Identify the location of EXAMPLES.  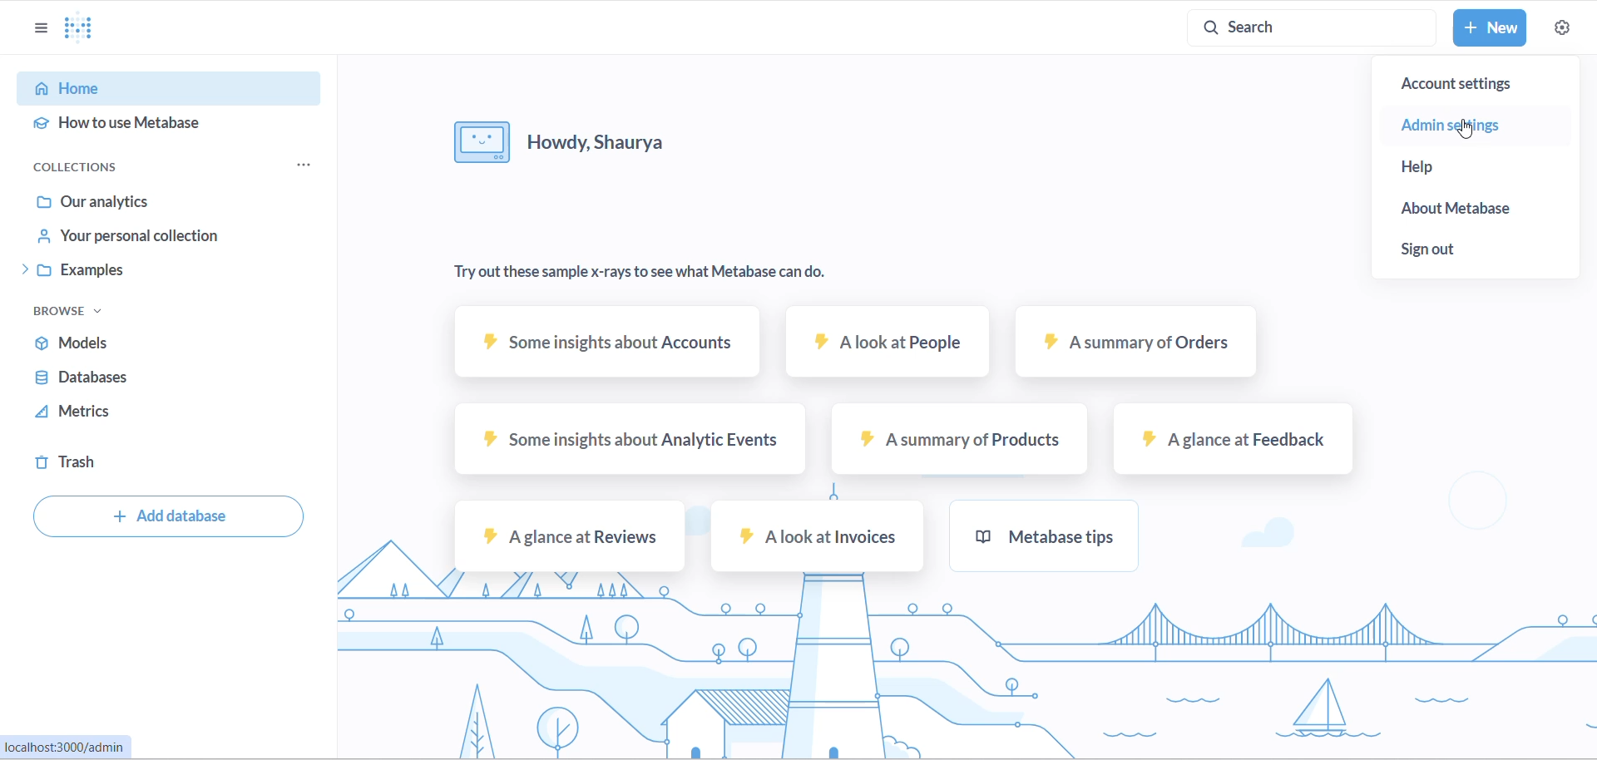
(126, 273).